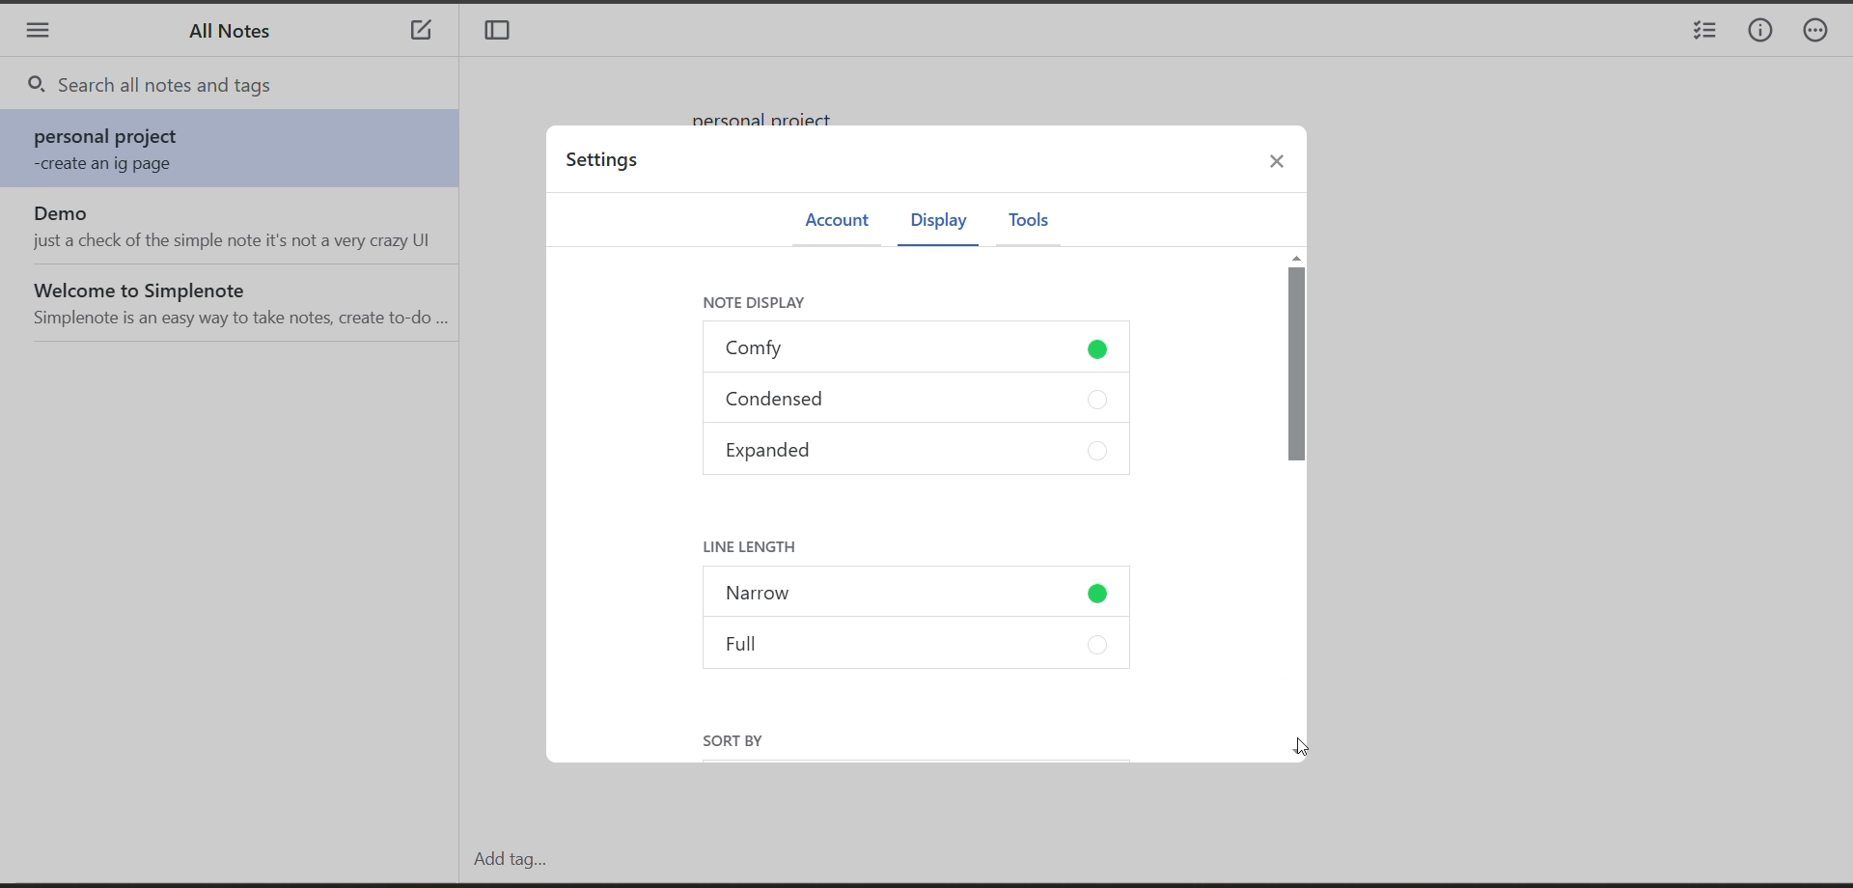  What do you see at coordinates (1761, 32) in the screenshot?
I see `infor` at bounding box center [1761, 32].